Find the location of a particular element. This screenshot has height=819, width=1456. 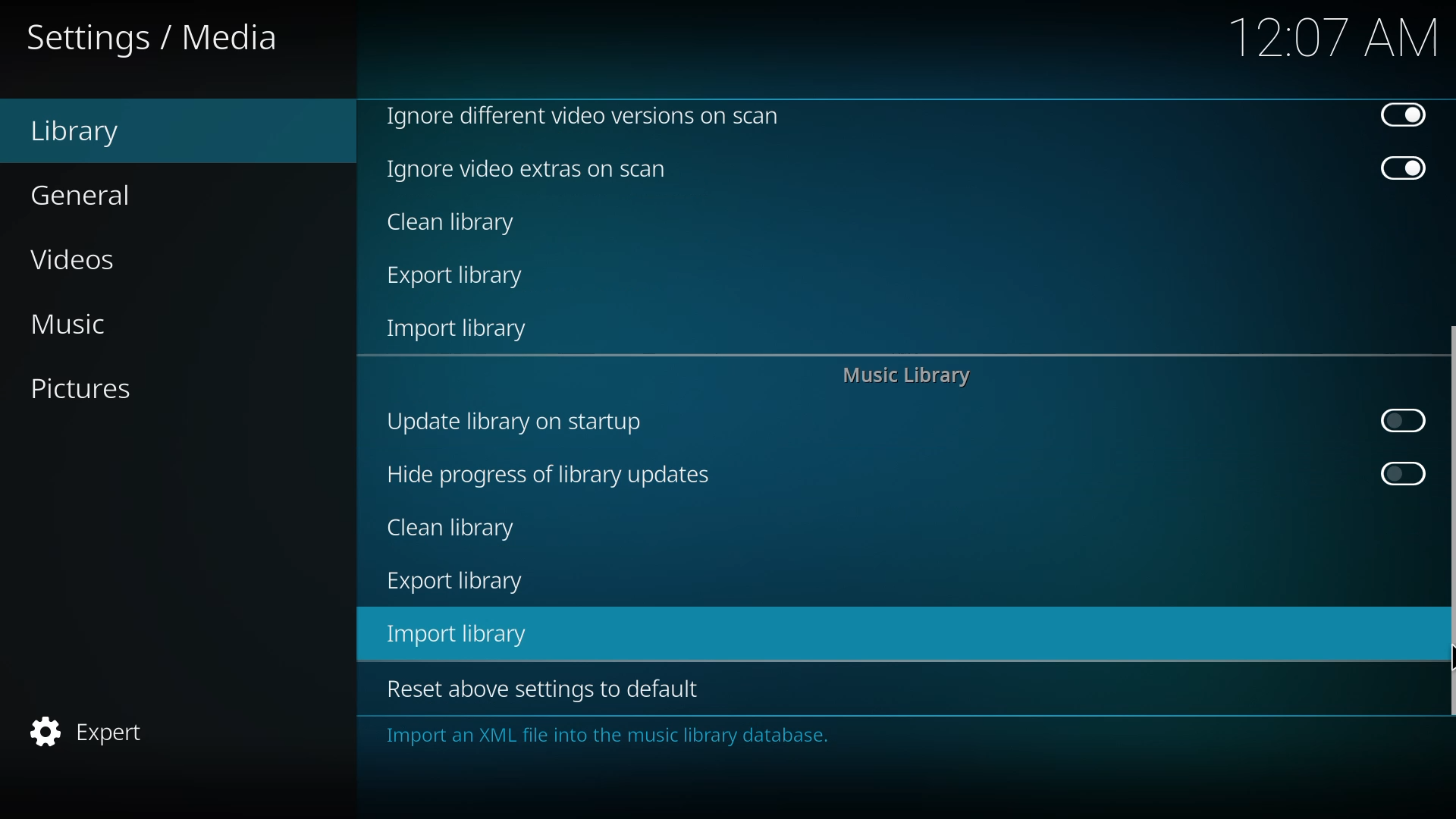

reset above settings is located at coordinates (538, 687).